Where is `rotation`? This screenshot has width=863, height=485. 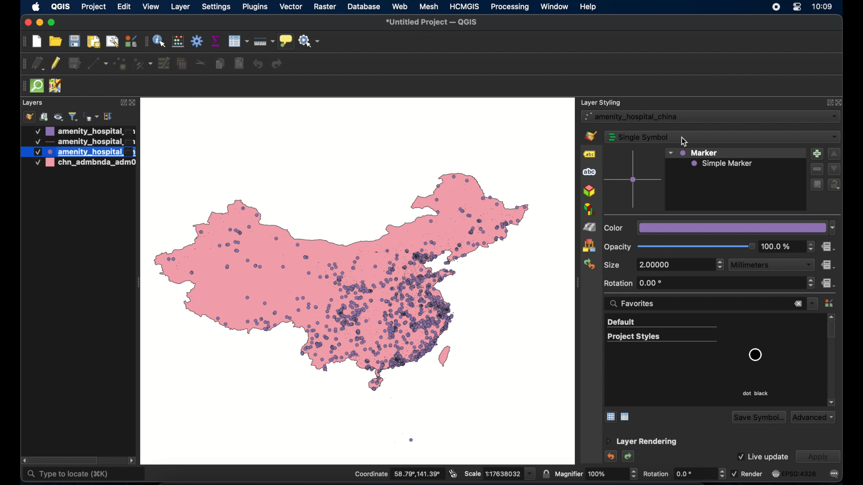 rotation is located at coordinates (684, 473).